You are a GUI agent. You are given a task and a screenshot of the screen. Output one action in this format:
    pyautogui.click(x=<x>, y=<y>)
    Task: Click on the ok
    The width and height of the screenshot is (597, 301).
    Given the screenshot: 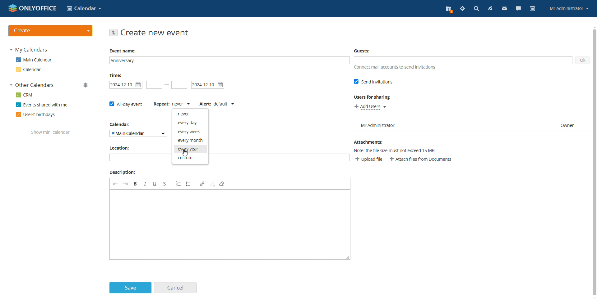 What is the action you would take?
    pyautogui.click(x=582, y=60)
    